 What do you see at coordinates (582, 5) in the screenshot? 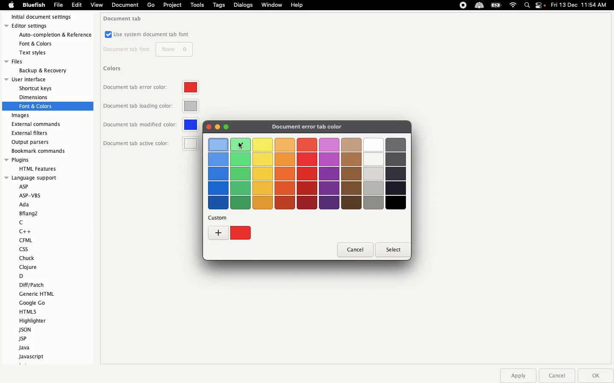
I see `Date time` at bounding box center [582, 5].